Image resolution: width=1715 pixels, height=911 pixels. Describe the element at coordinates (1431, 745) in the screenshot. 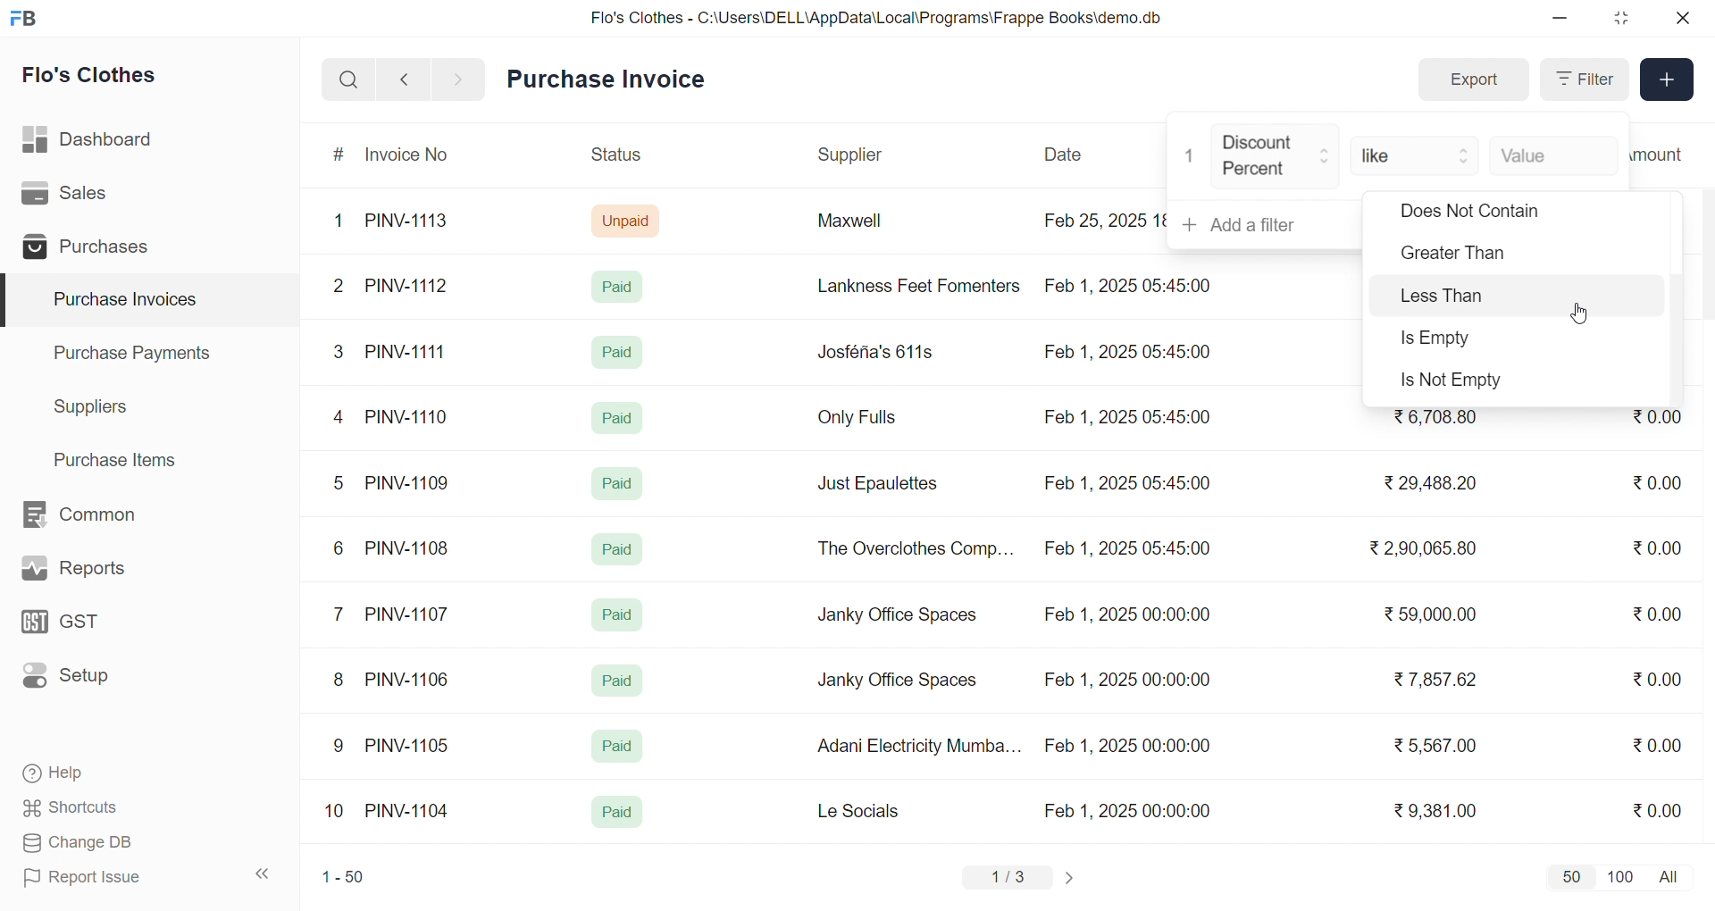

I see `₹ 5,567.00` at that location.